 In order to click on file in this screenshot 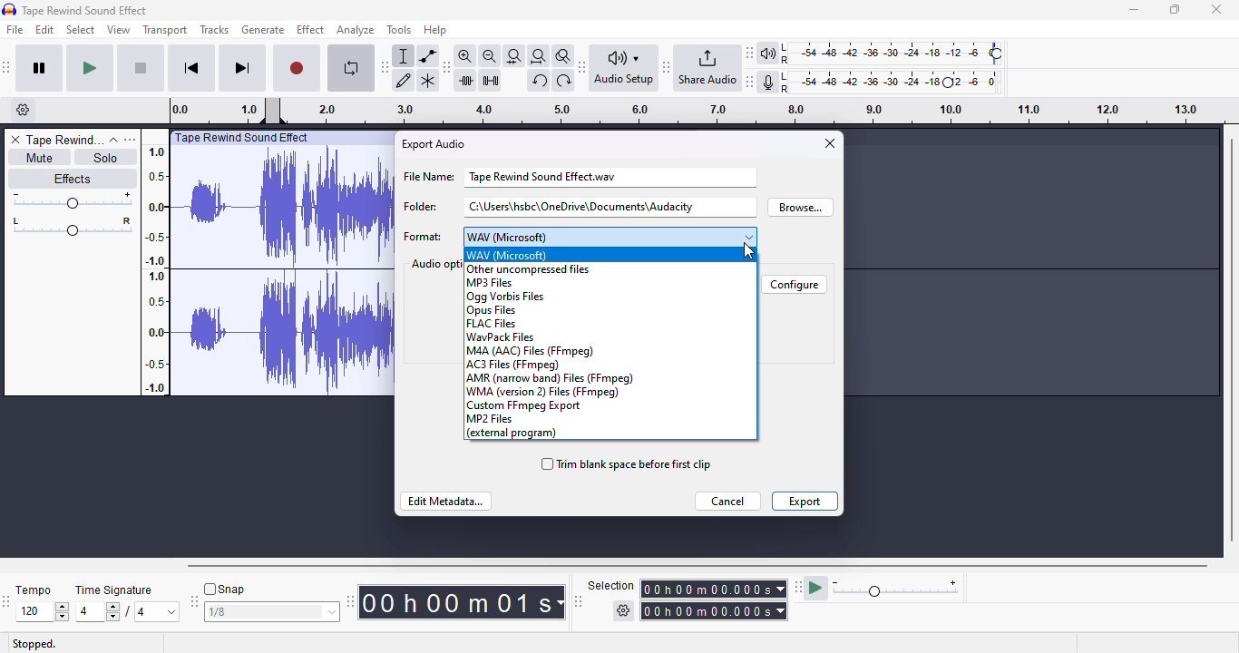, I will do `click(15, 29)`.